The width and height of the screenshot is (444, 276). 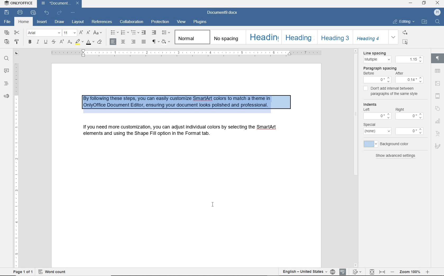 I want to click on scrollbar, so click(x=357, y=158).